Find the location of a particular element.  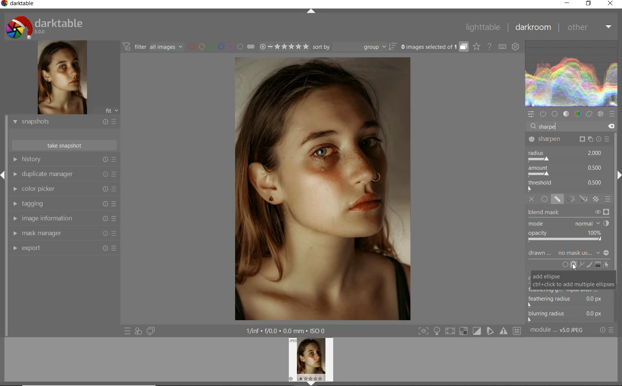

show only active modules is located at coordinates (544, 114).